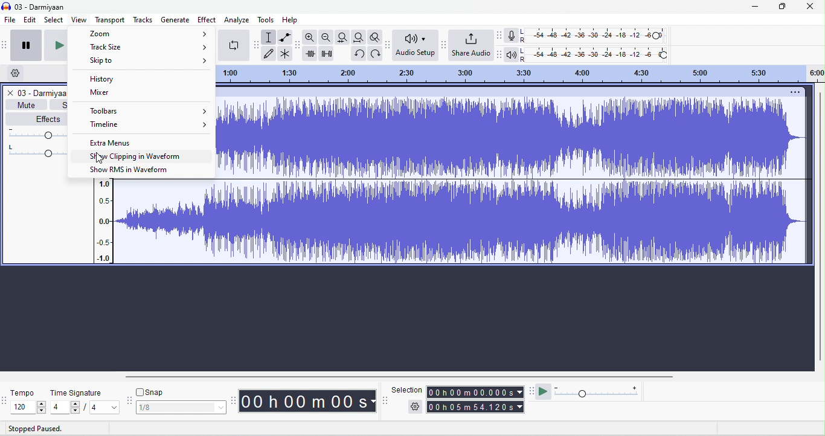 This screenshot has height=436, width=825. What do you see at coordinates (129, 400) in the screenshot?
I see `snap toolbar` at bounding box center [129, 400].